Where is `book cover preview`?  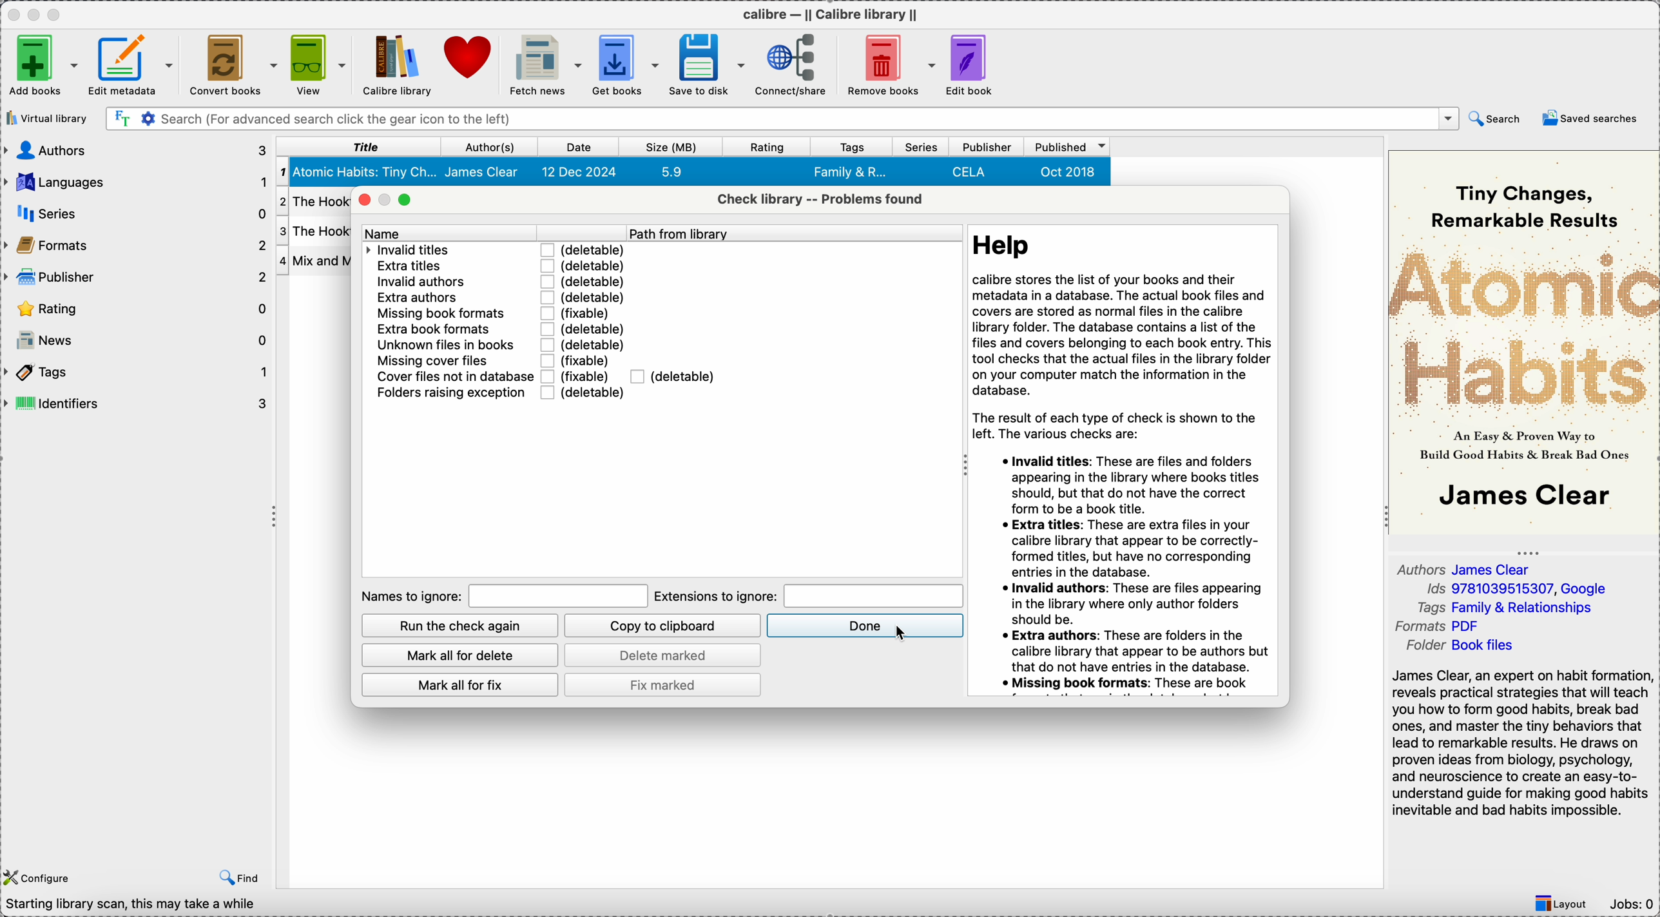 book cover preview is located at coordinates (1523, 342).